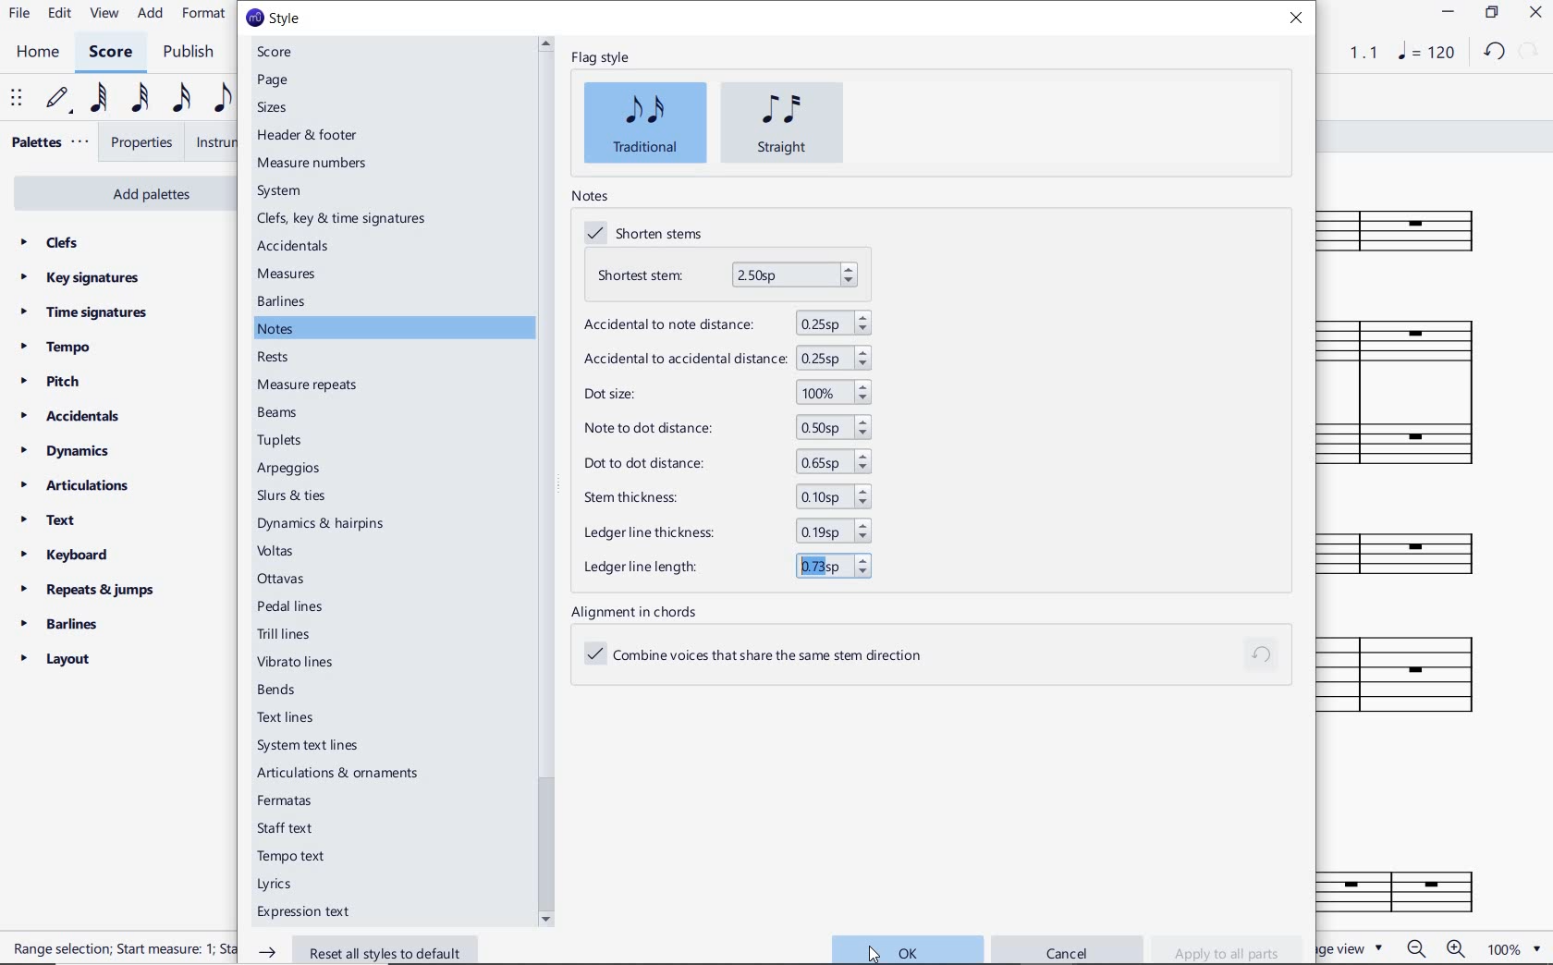 The height and width of the screenshot is (965, 1553). What do you see at coordinates (272, 81) in the screenshot?
I see `page` at bounding box center [272, 81].